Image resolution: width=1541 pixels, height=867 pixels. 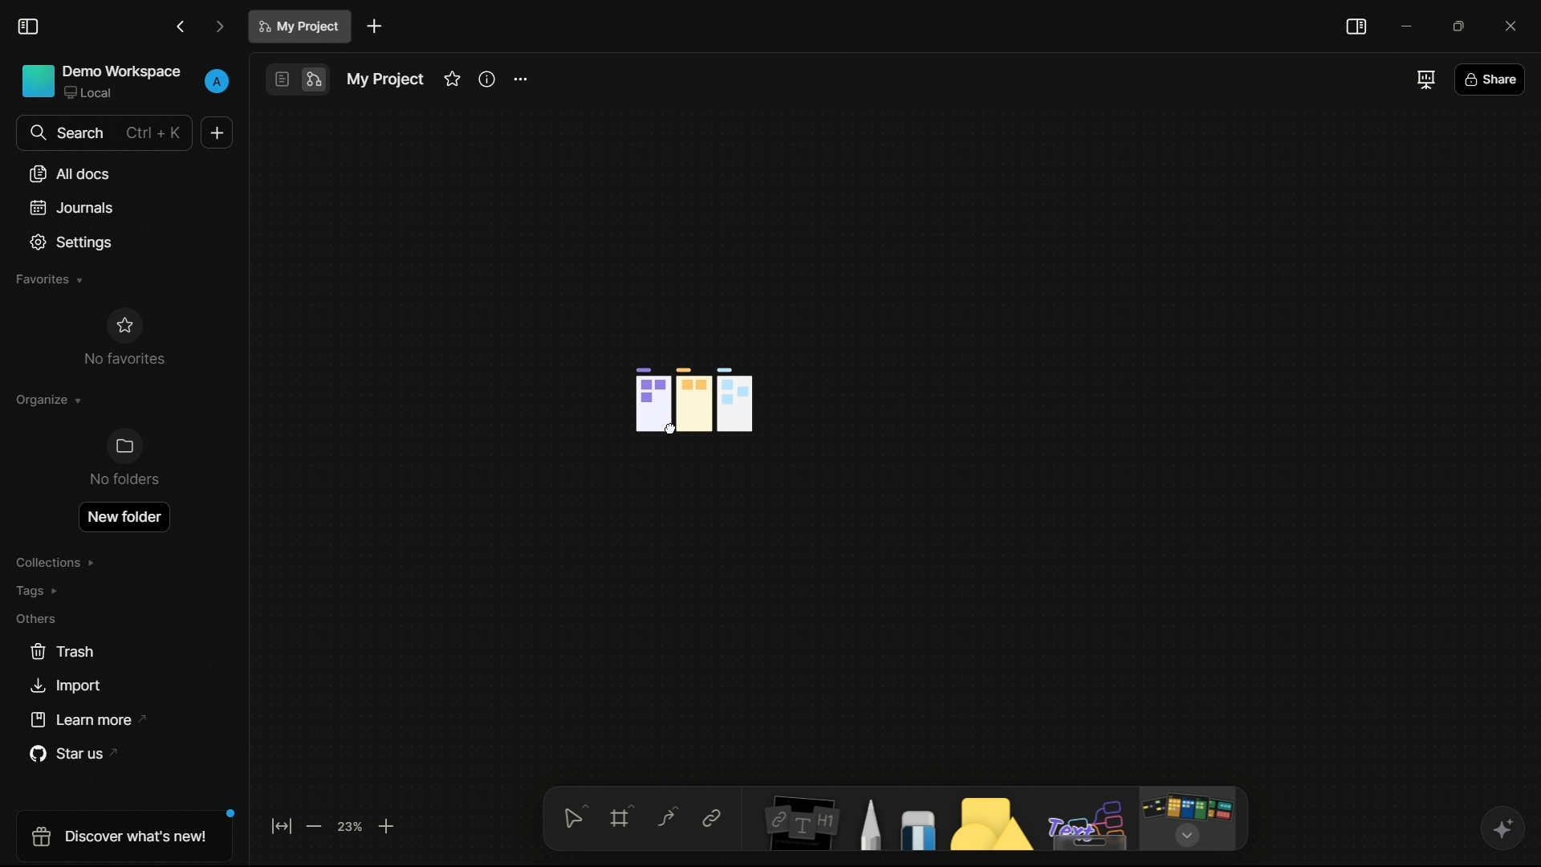 I want to click on import, so click(x=64, y=686).